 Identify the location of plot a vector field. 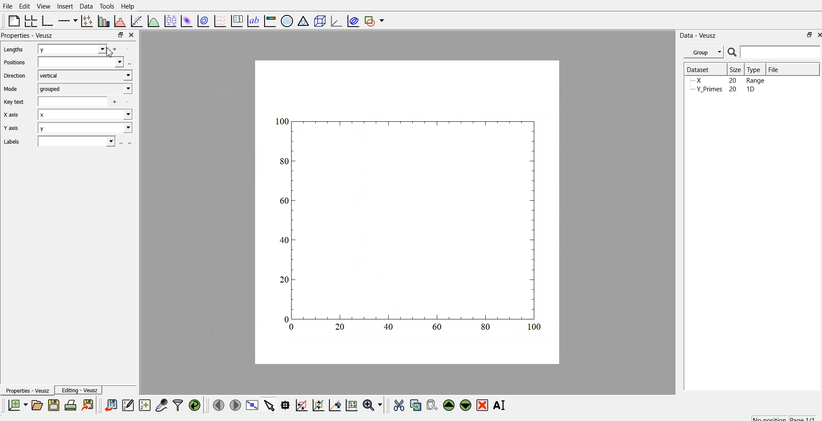
(222, 21).